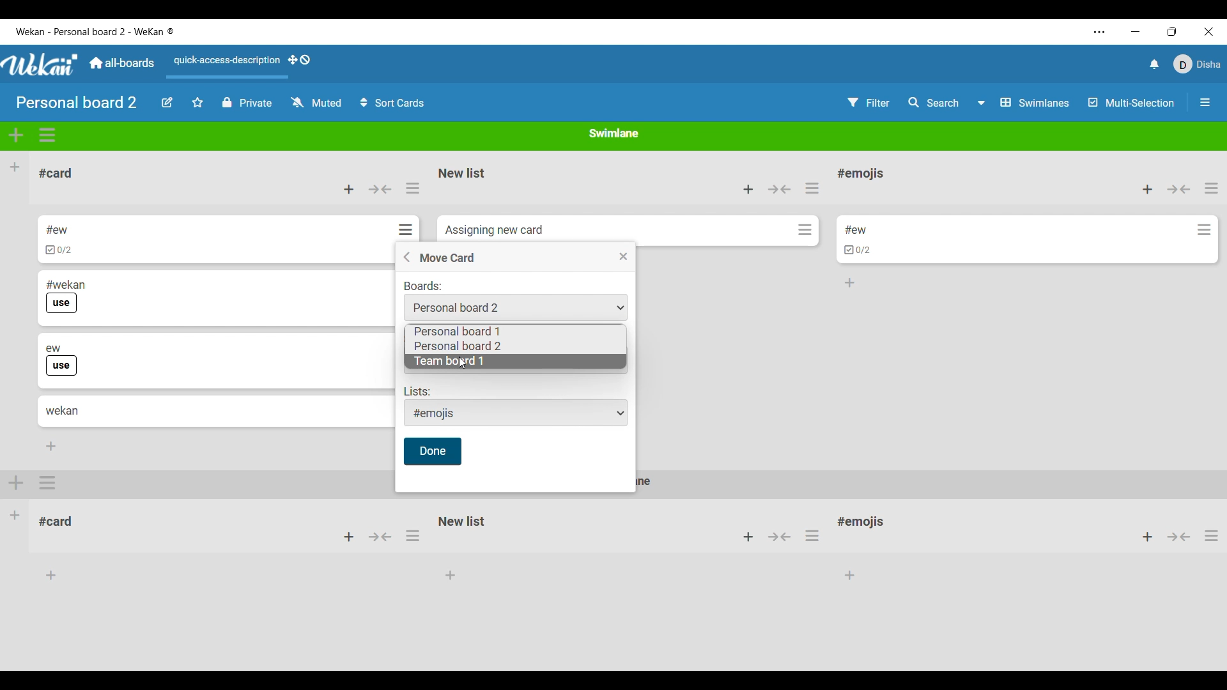 Image resolution: width=1227 pixels, height=690 pixels. What do you see at coordinates (77, 102) in the screenshot?
I see `Board title` at bounding box center [77, 102].